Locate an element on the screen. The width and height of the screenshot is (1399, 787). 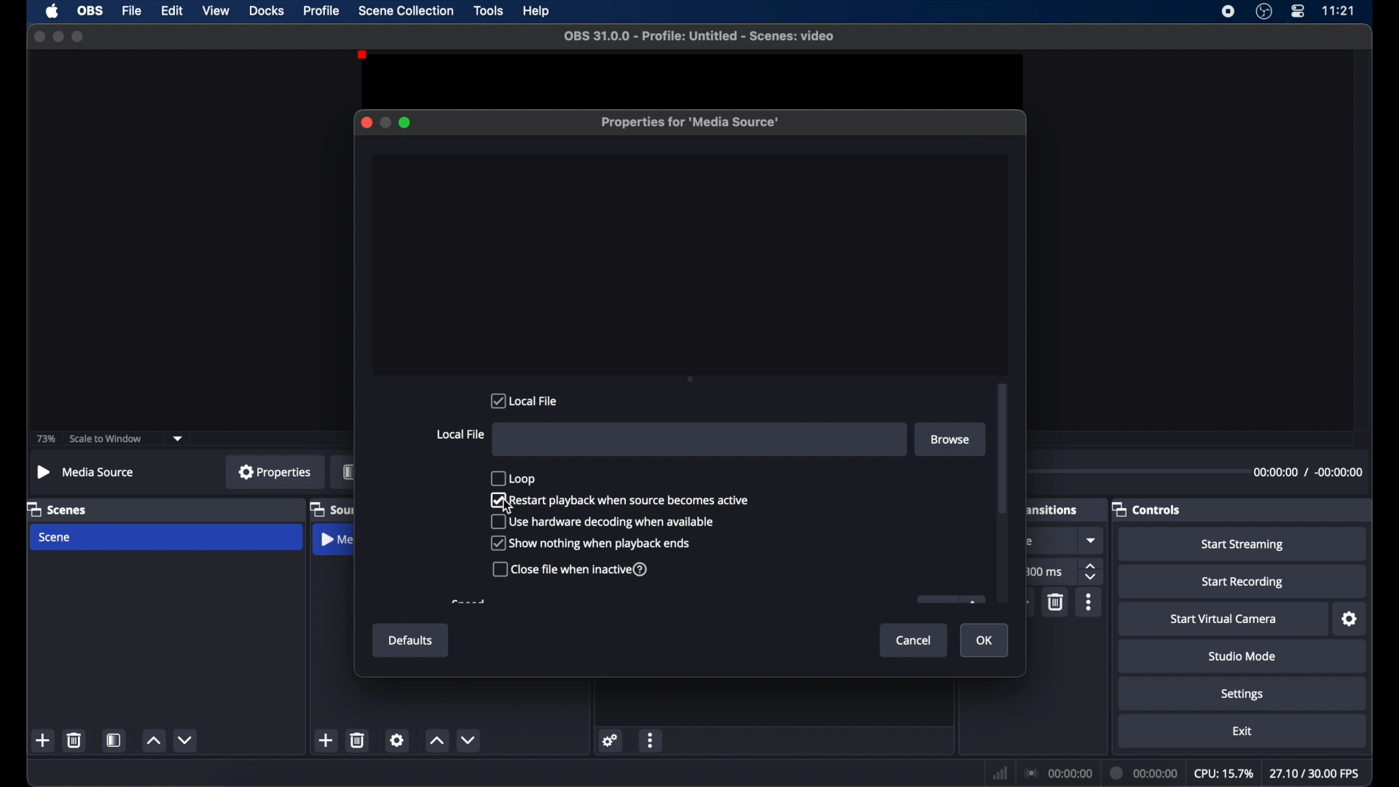
docks is located at coordinates (267, 11).